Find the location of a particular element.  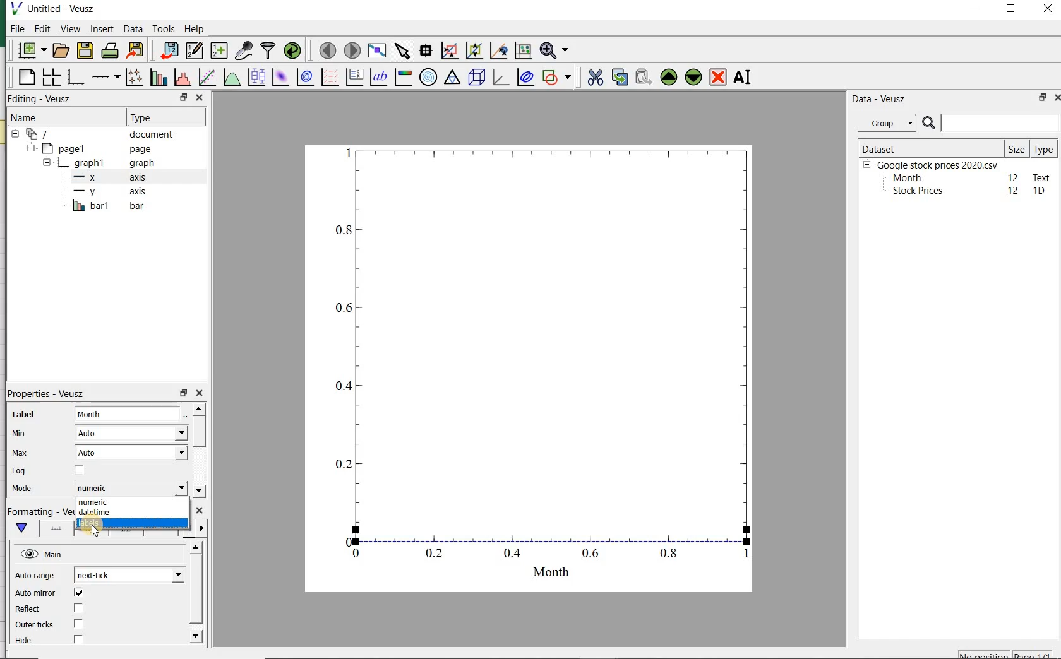

text label is located at coordinates (378, 78).